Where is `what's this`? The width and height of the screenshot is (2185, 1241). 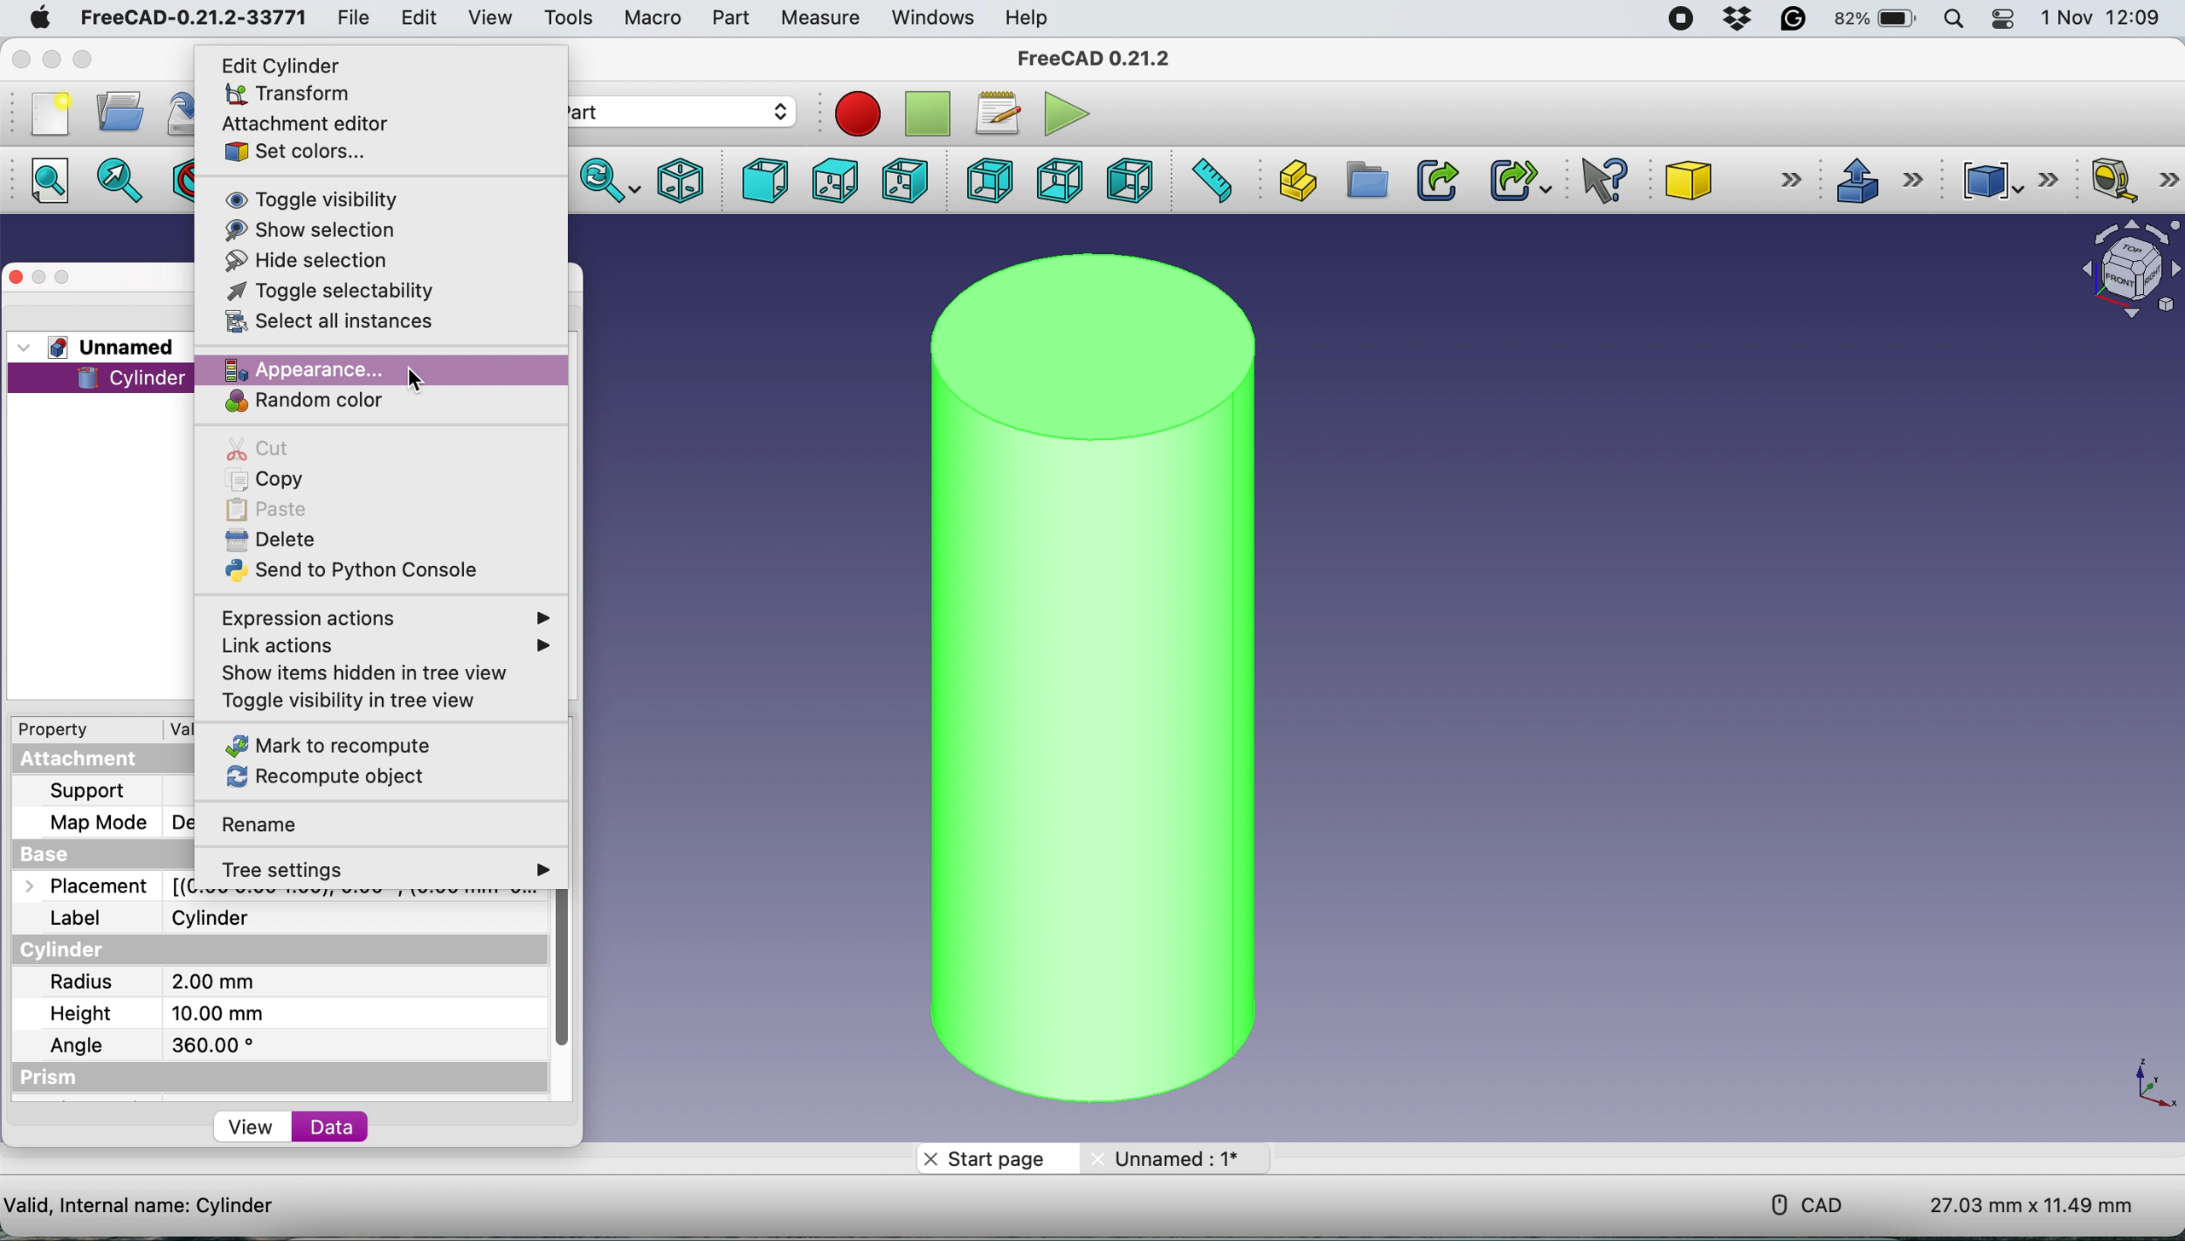 what's this is located at coordinates (1596, 181).